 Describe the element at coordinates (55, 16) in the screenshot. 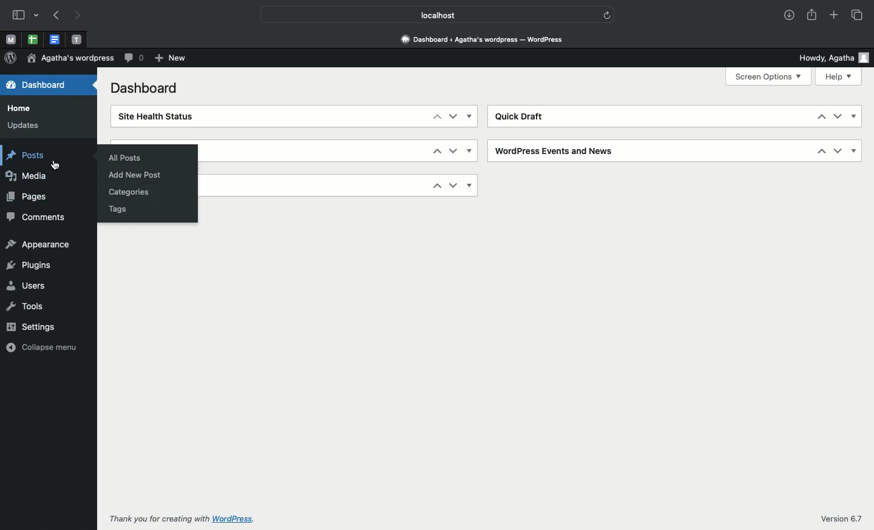

I see `Previous page` at that location.